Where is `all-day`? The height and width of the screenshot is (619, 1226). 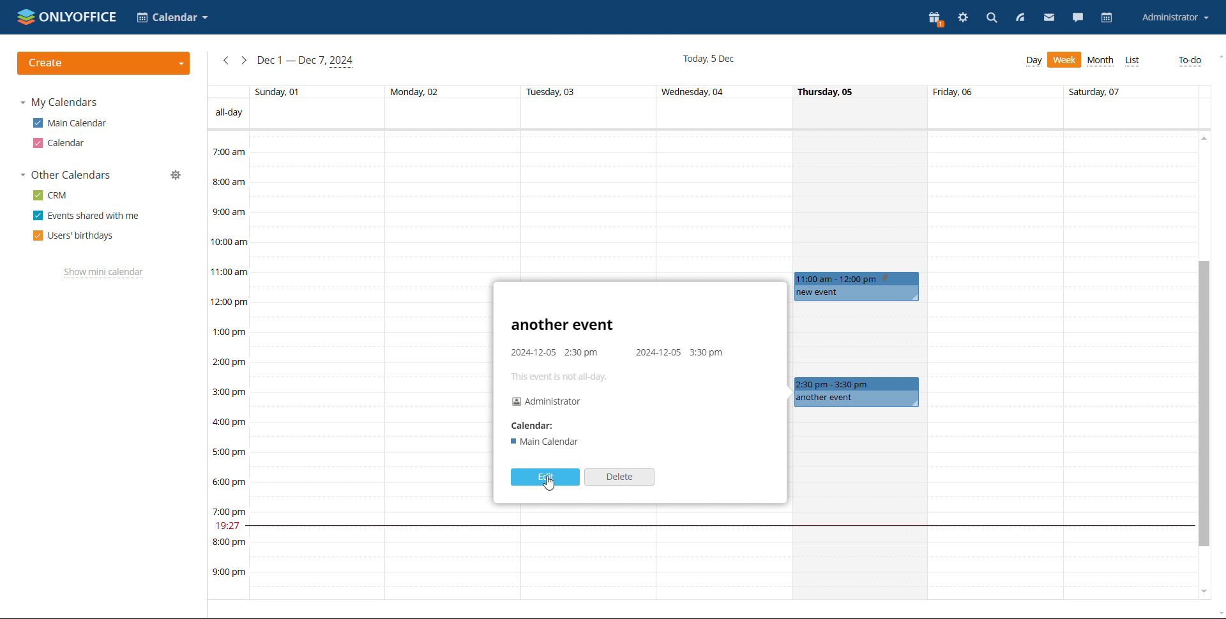
all-day is located at coordinates (225, 113).